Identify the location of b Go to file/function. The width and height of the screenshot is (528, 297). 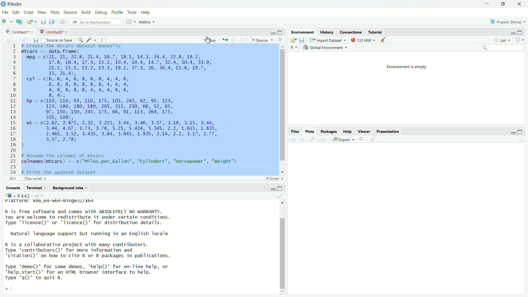
(95, 22).